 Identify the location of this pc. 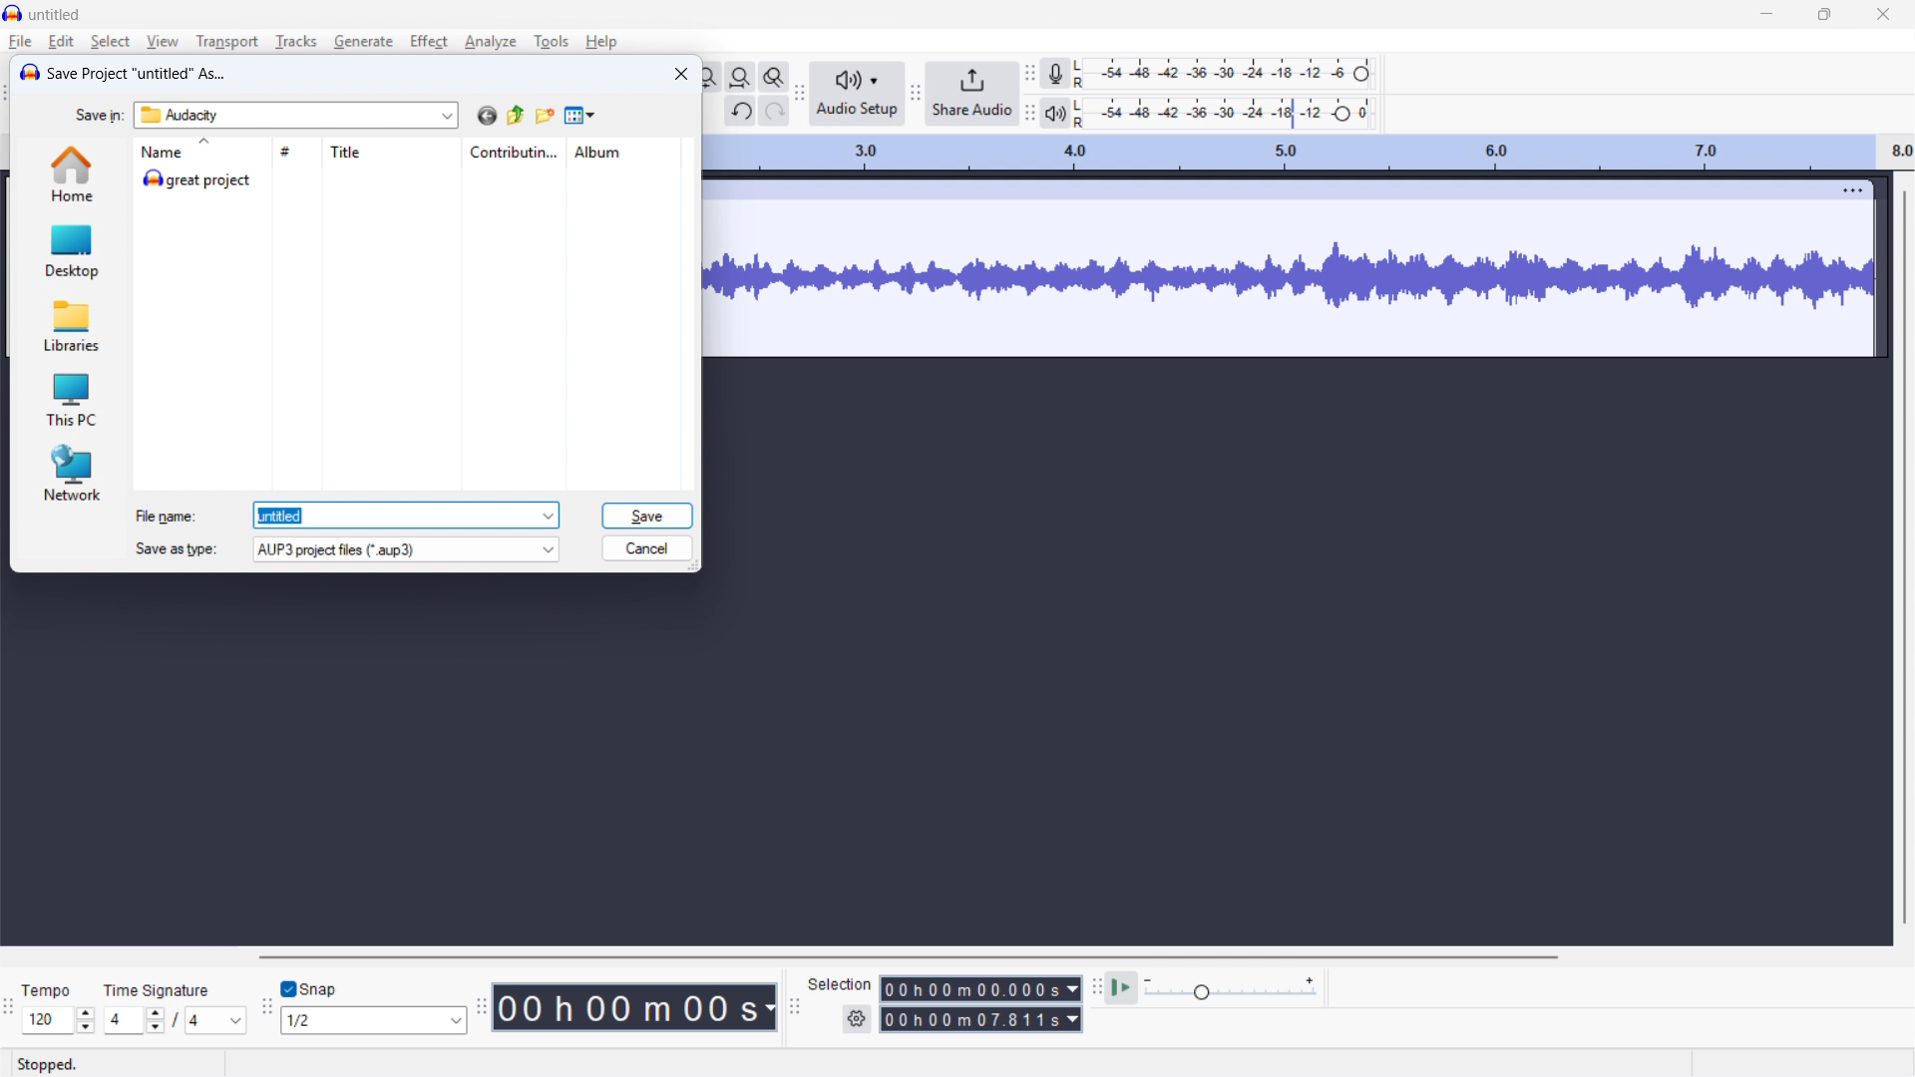
(72, 399).